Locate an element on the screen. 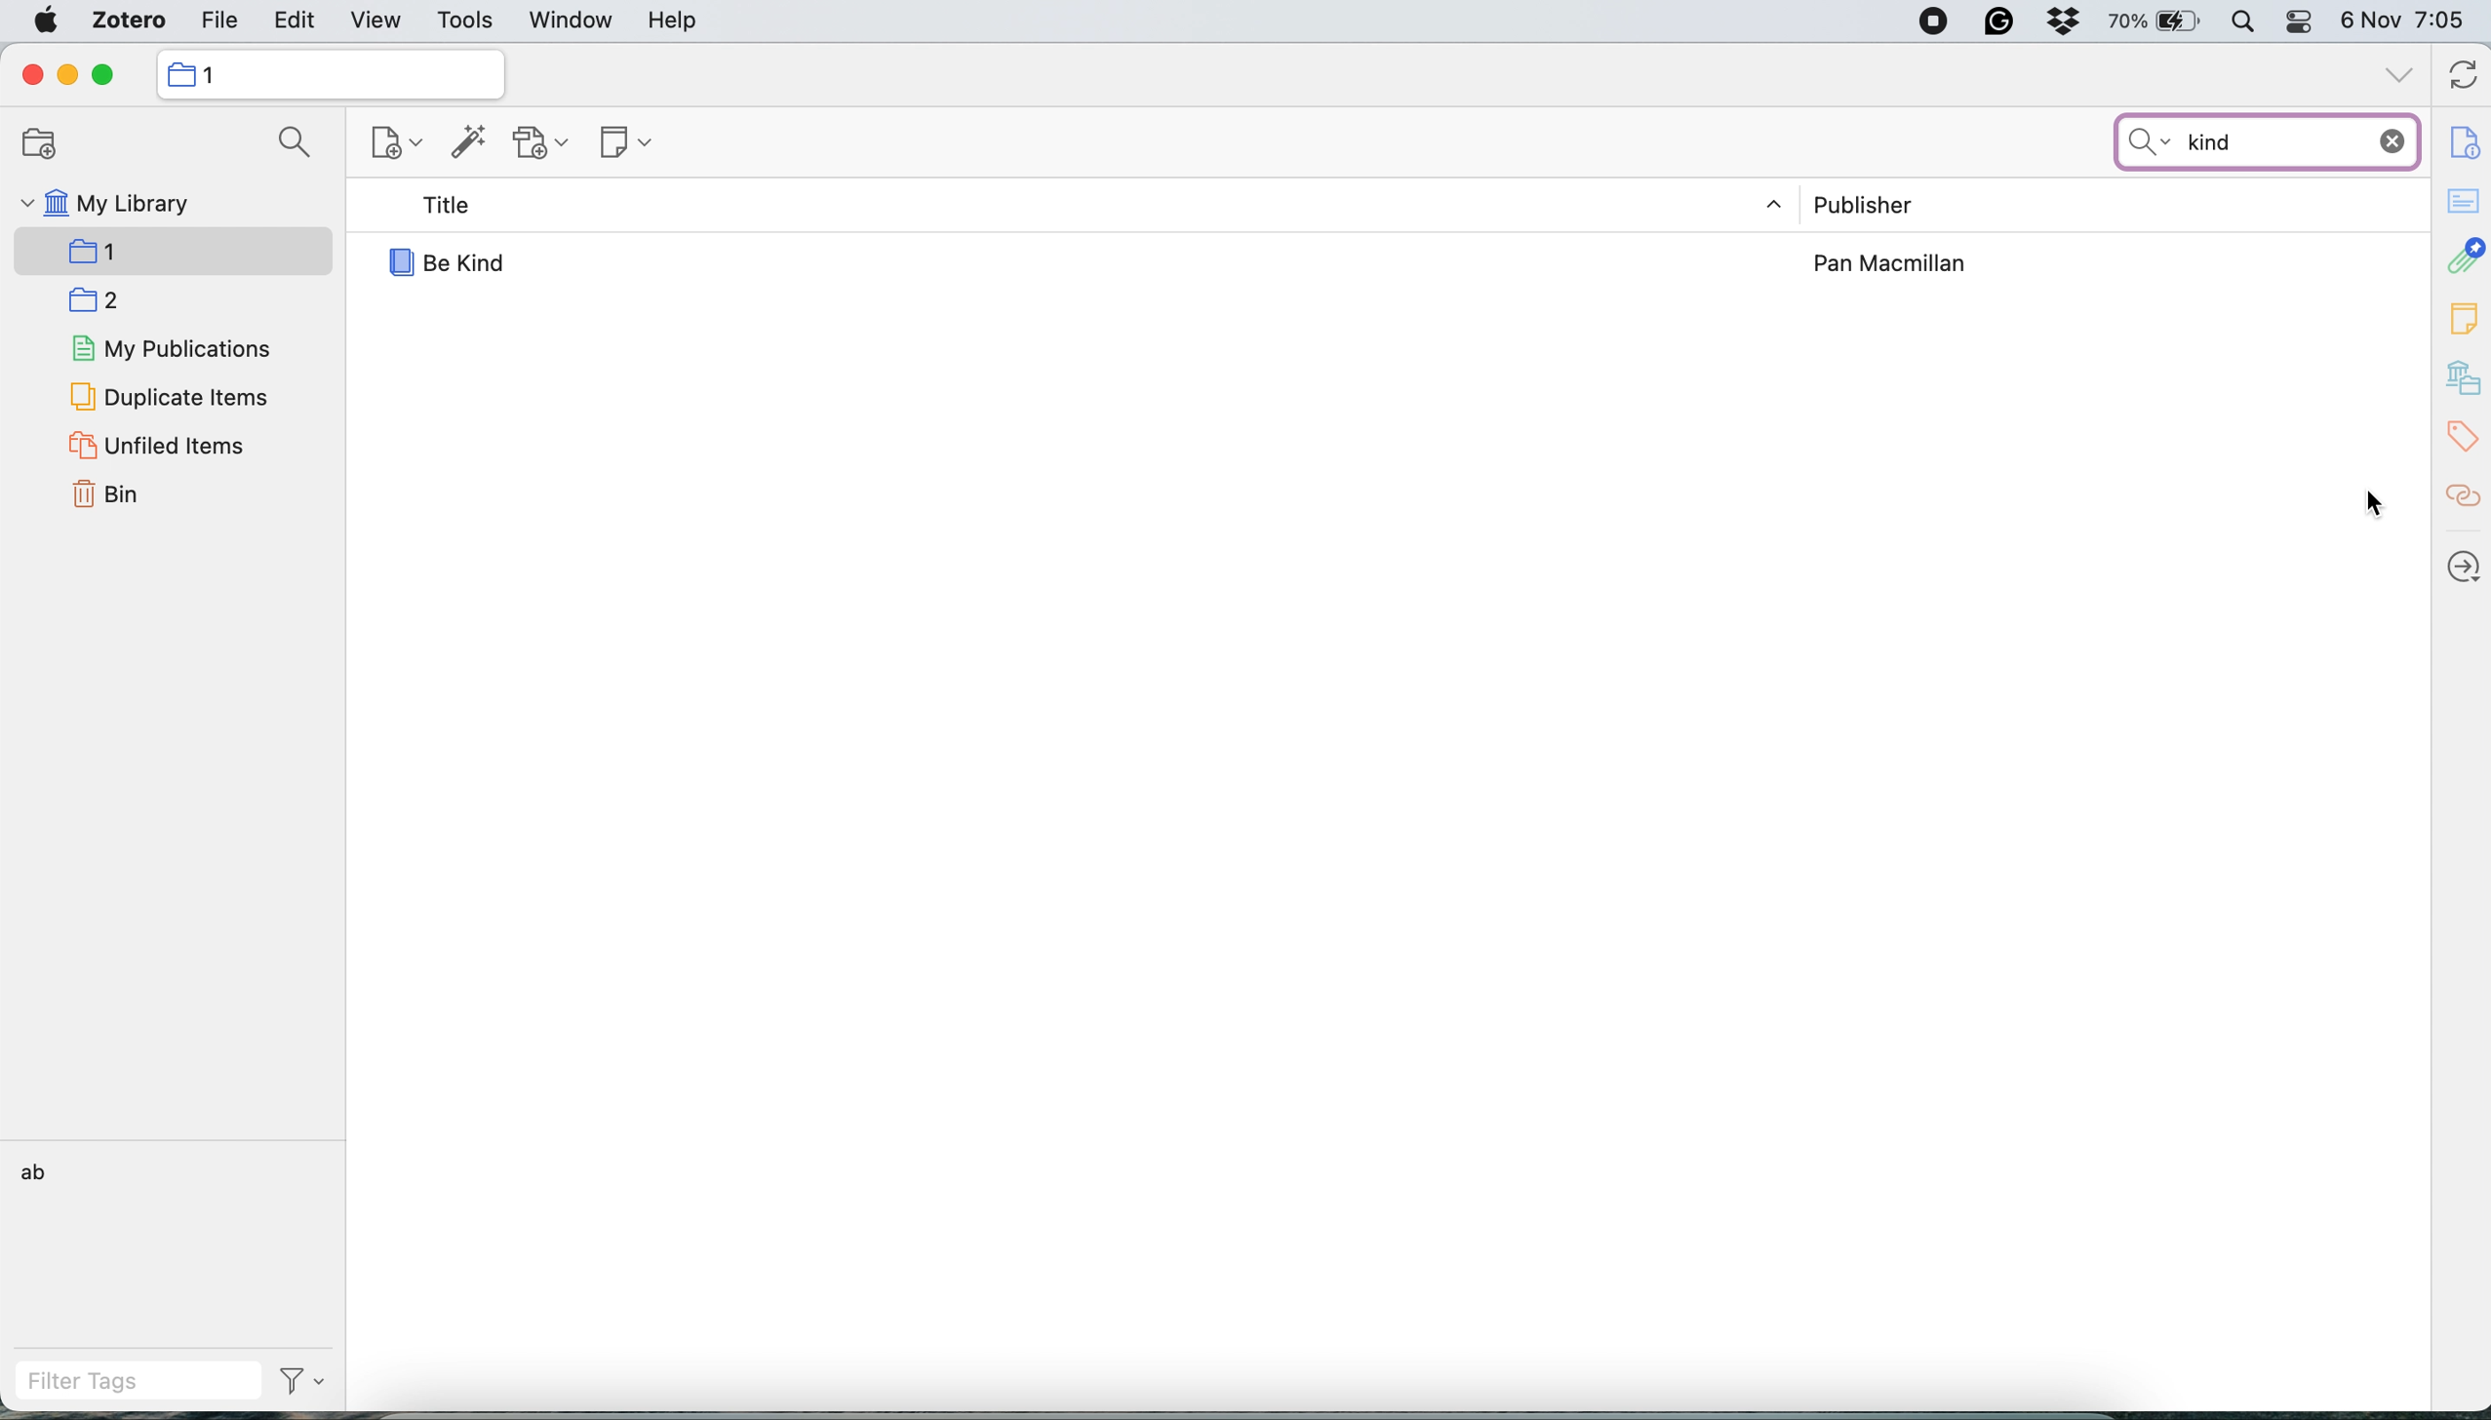 Image resolution: width=2491 pixels, height=1420 pixels. library and collections is located at coordinates (2462, 378).